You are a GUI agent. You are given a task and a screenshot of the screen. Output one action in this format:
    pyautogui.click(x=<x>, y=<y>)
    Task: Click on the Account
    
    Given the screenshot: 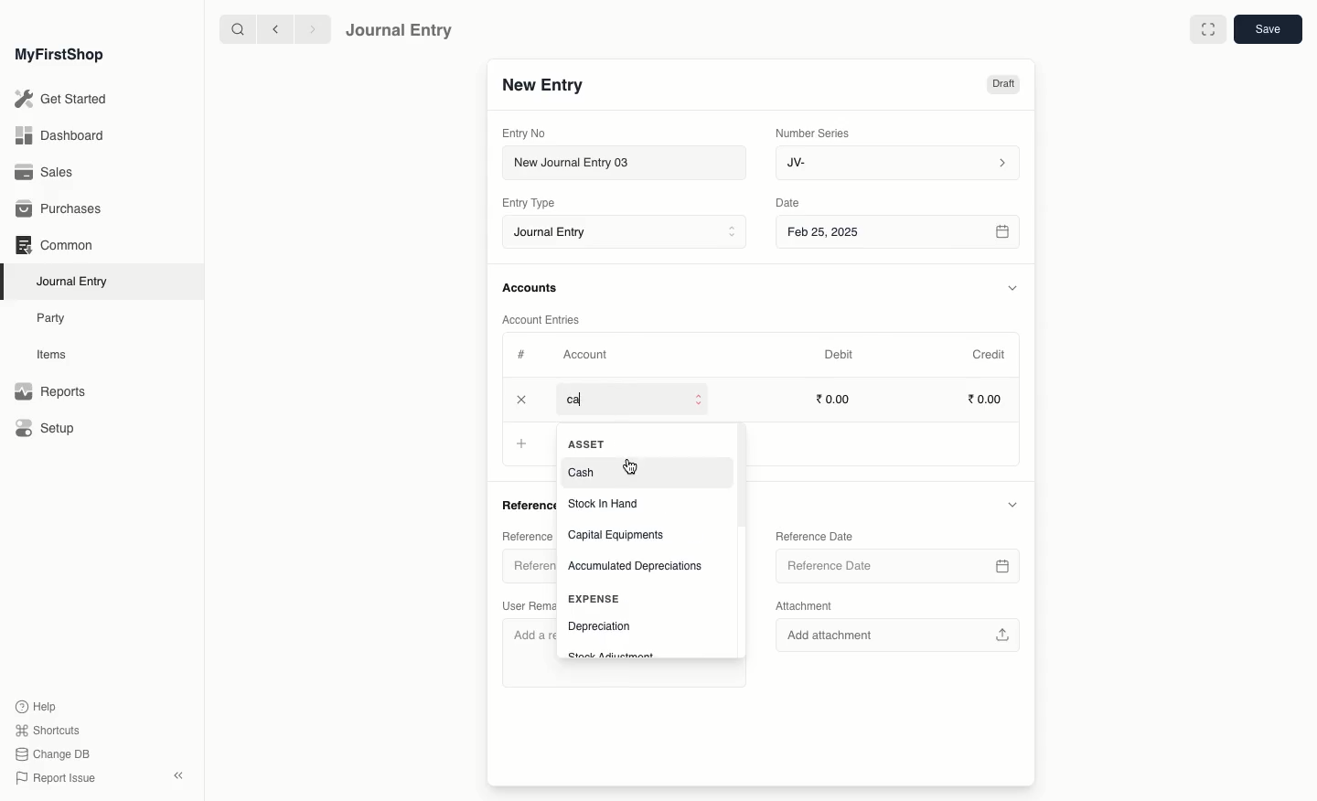 What is the action you would take?
    pyautogui.click(x=584, y=355)
    